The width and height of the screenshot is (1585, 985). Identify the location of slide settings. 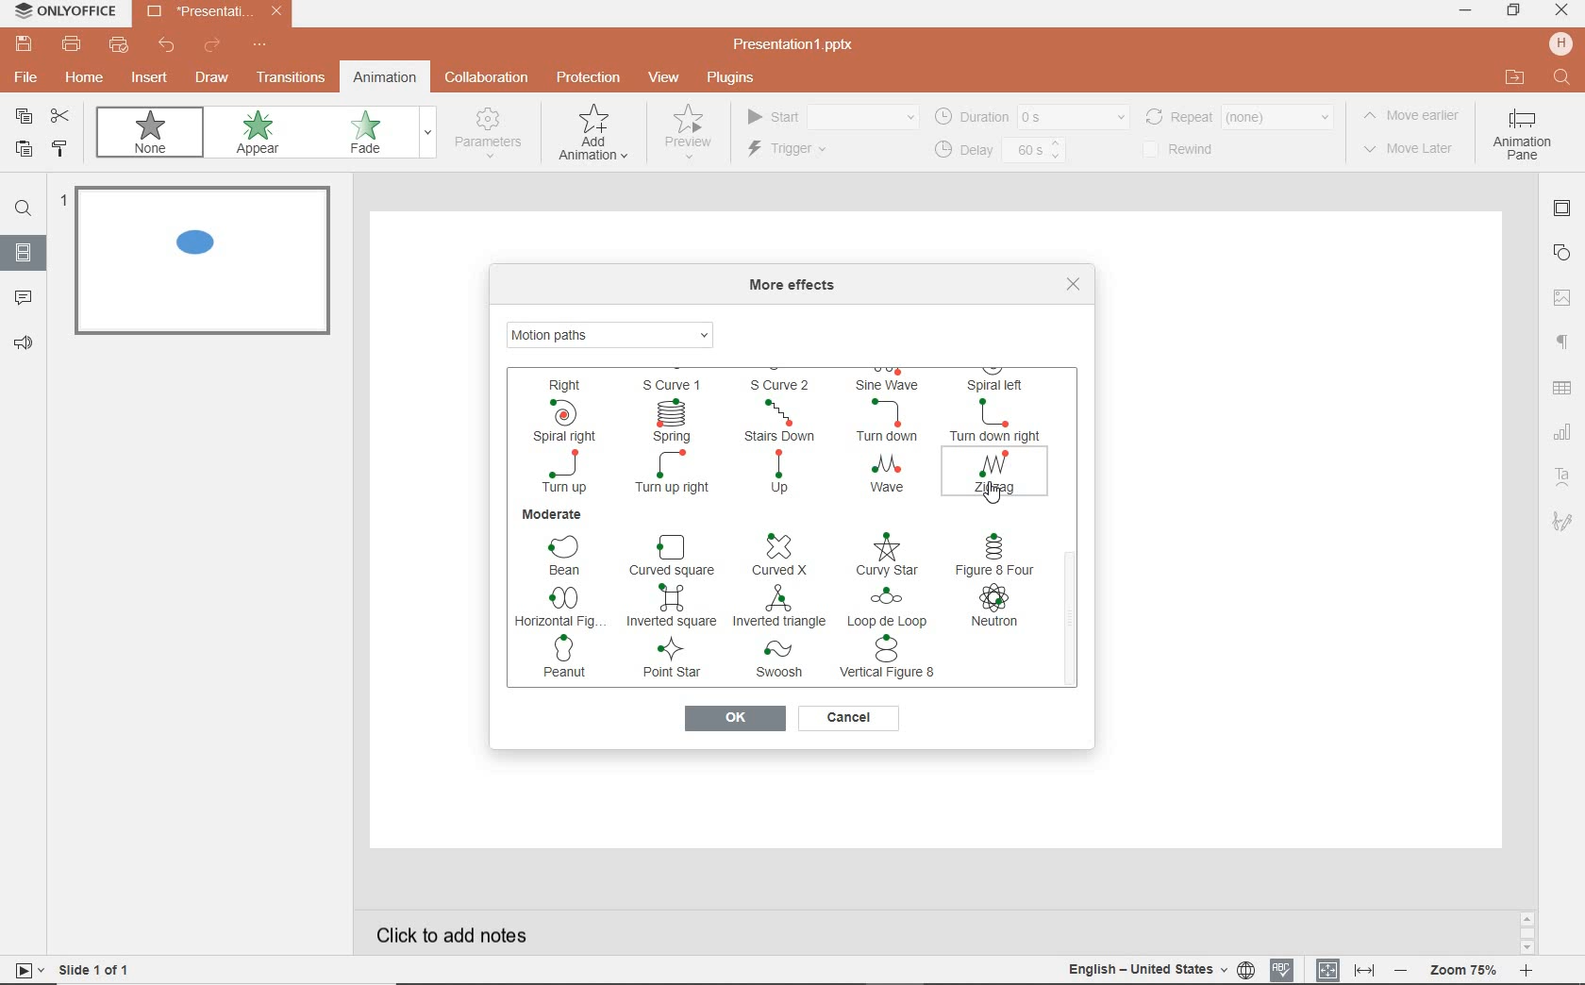
(1564, 211).